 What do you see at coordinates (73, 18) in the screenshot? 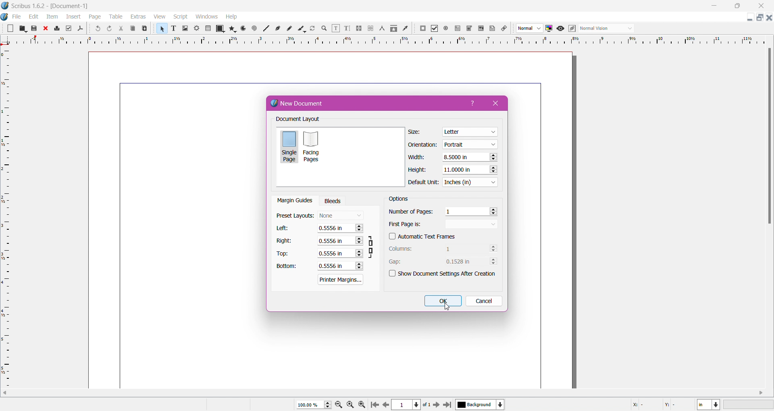
I see `Insert` at bounding box center [73, 18].